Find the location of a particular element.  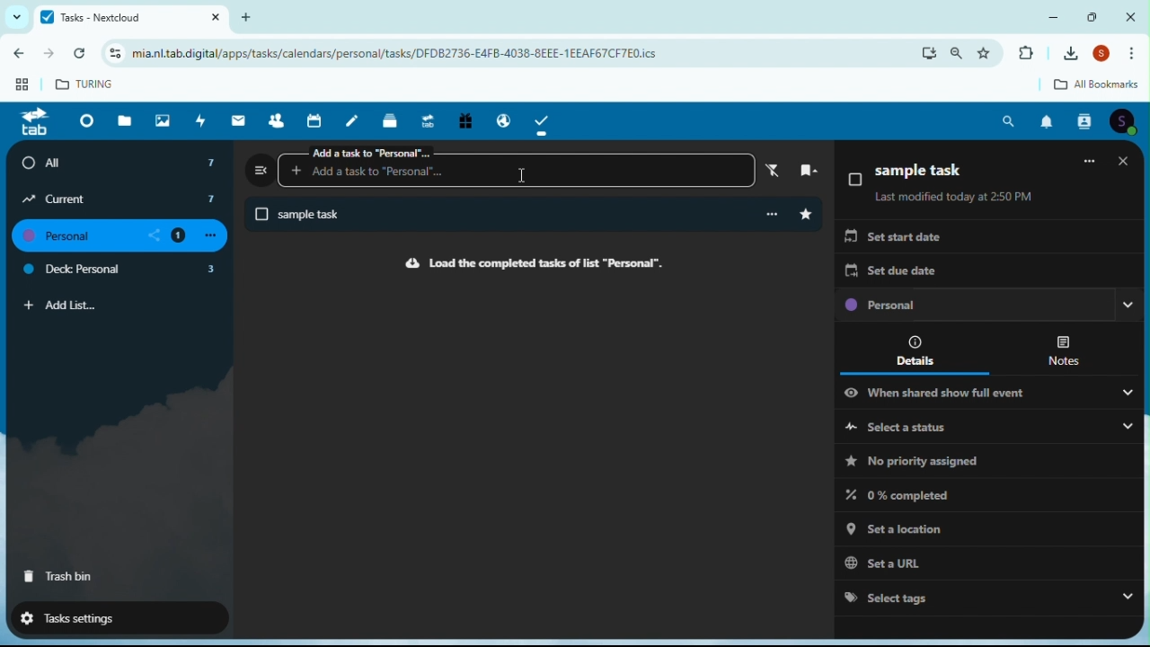

Task name is located at coordinates (908, 174).